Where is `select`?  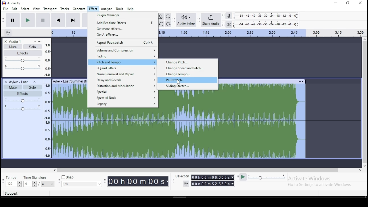
select is located at coordinates (24, 9).